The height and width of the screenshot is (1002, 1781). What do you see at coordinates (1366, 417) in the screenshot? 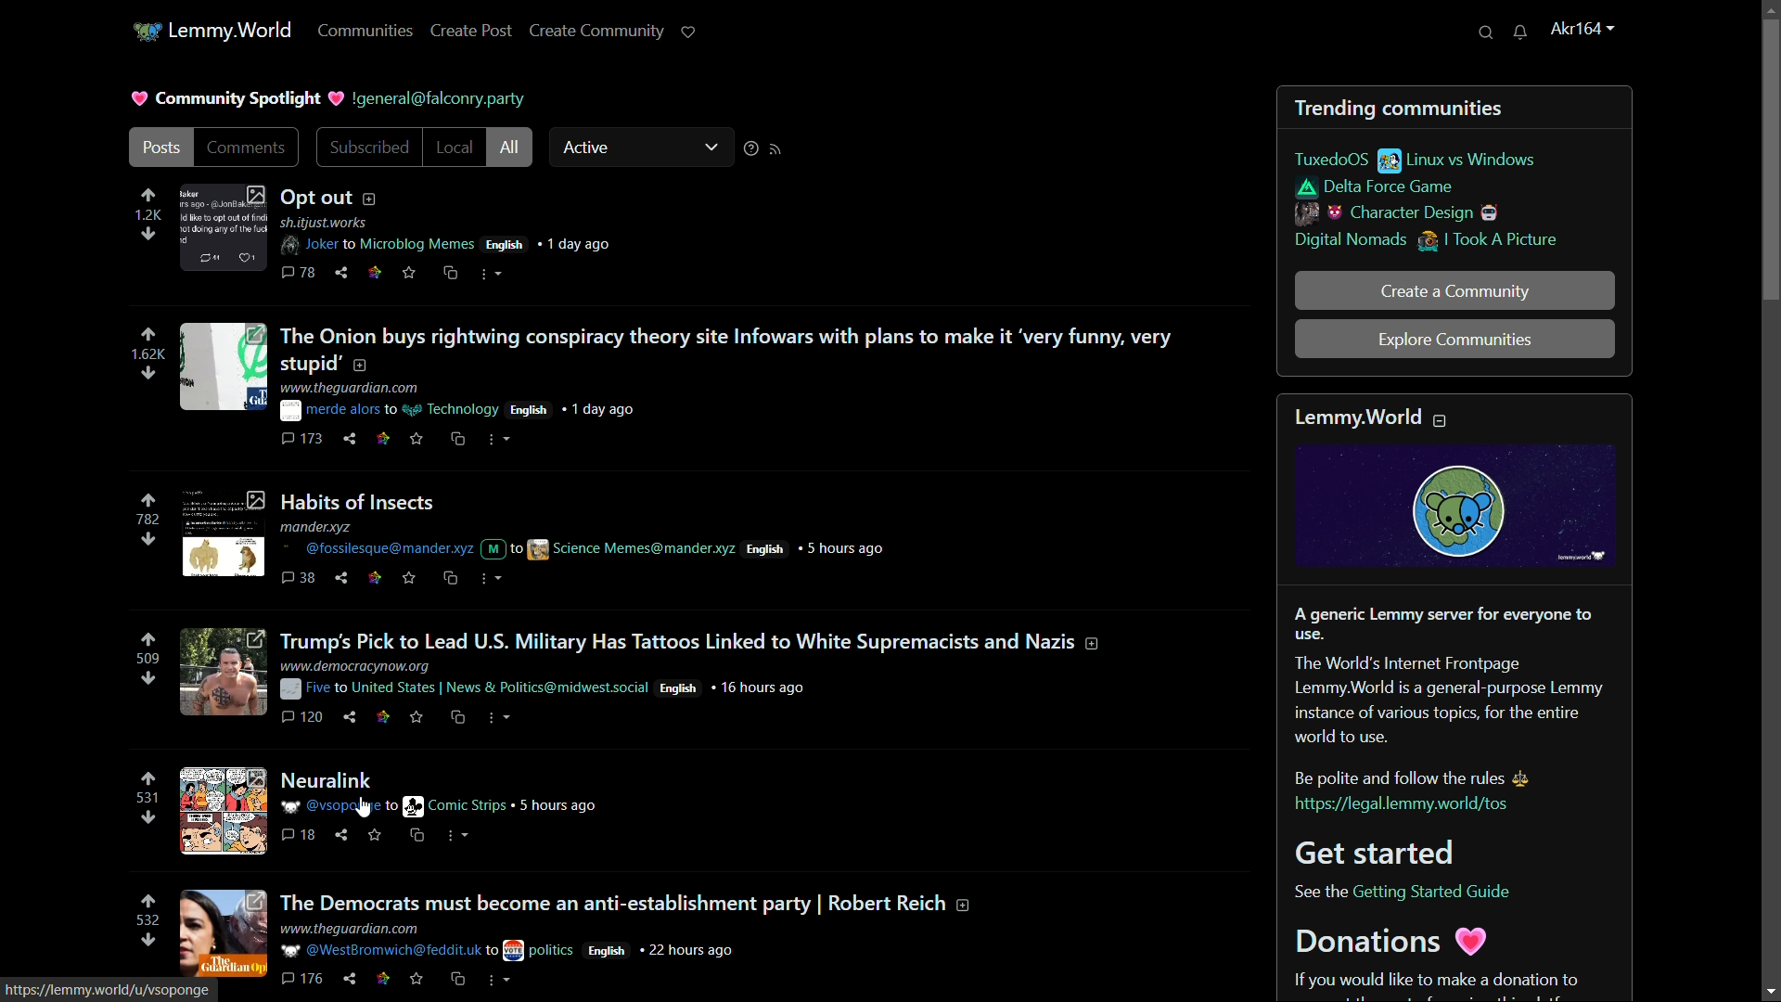
I see `text` at bounding box center [1366, 417].